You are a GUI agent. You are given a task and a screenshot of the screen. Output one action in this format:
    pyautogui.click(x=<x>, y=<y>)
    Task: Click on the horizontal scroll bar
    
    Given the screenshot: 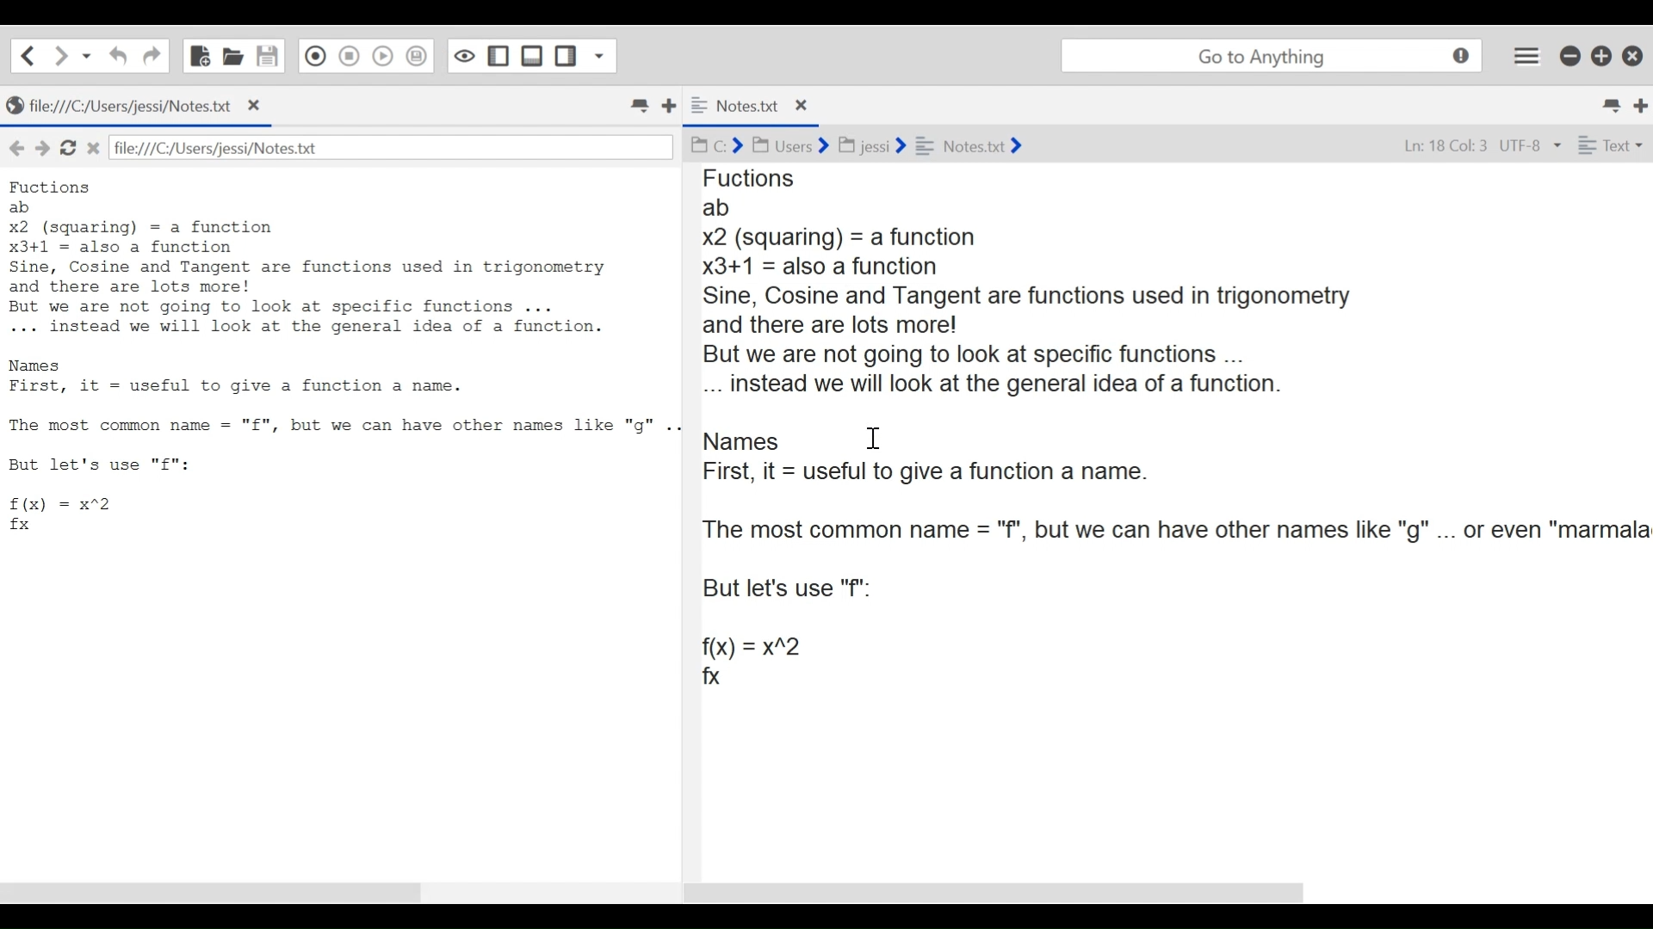 What is the action you would take?
    pyautogui.click(x=1003, y=891)
    